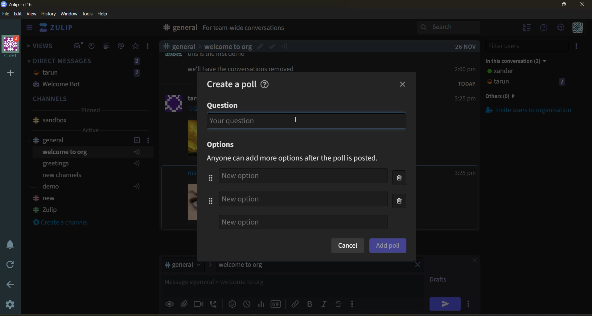 The height and width of the screenshot is (316, 592). Describe the element at coordinates (105, 14) in the screenshot. I see `help` at that location.